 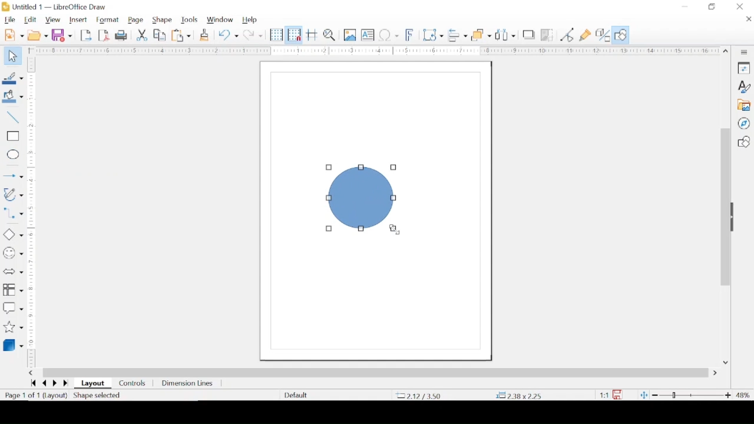 I want to click on copy, so click(x=160, y=35).